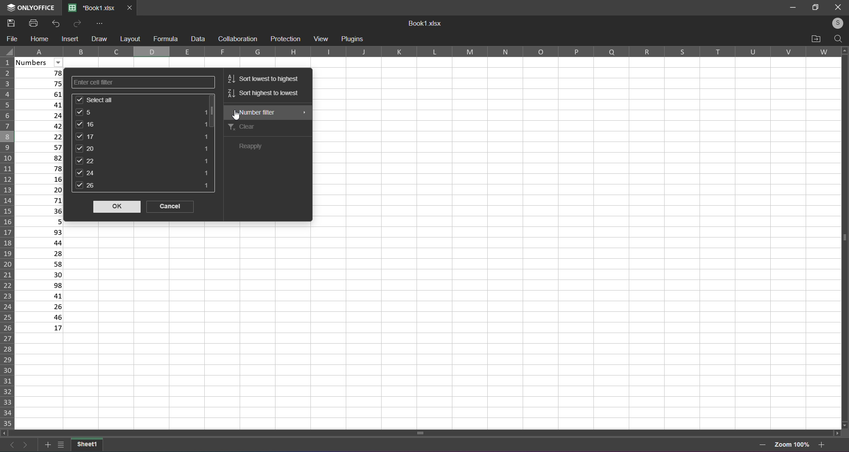 This screenshot has height=452, width=849. What do you see at coordinates (40, 253) in the screenshot?
I see `28` at bounding box center [40, 253].